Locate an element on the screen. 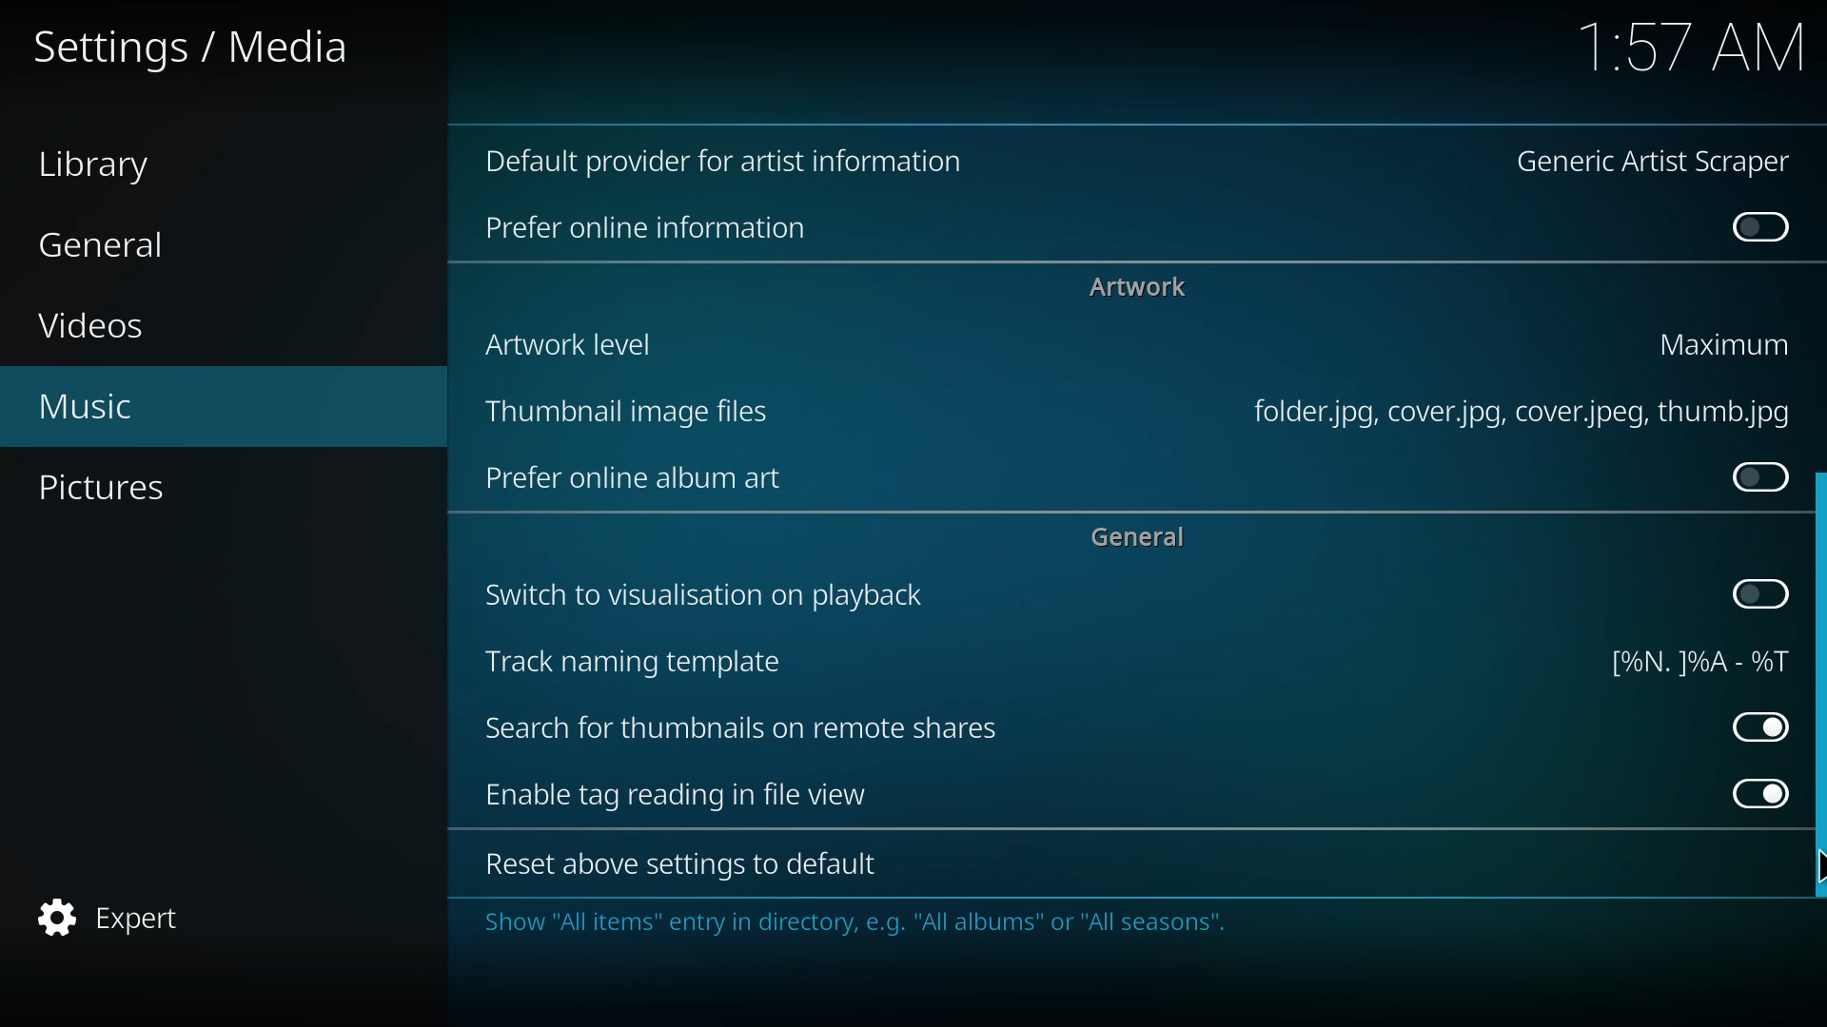 This screenshot has width=1827, height=1027. prefer online art is located at coordinates (631, 480).